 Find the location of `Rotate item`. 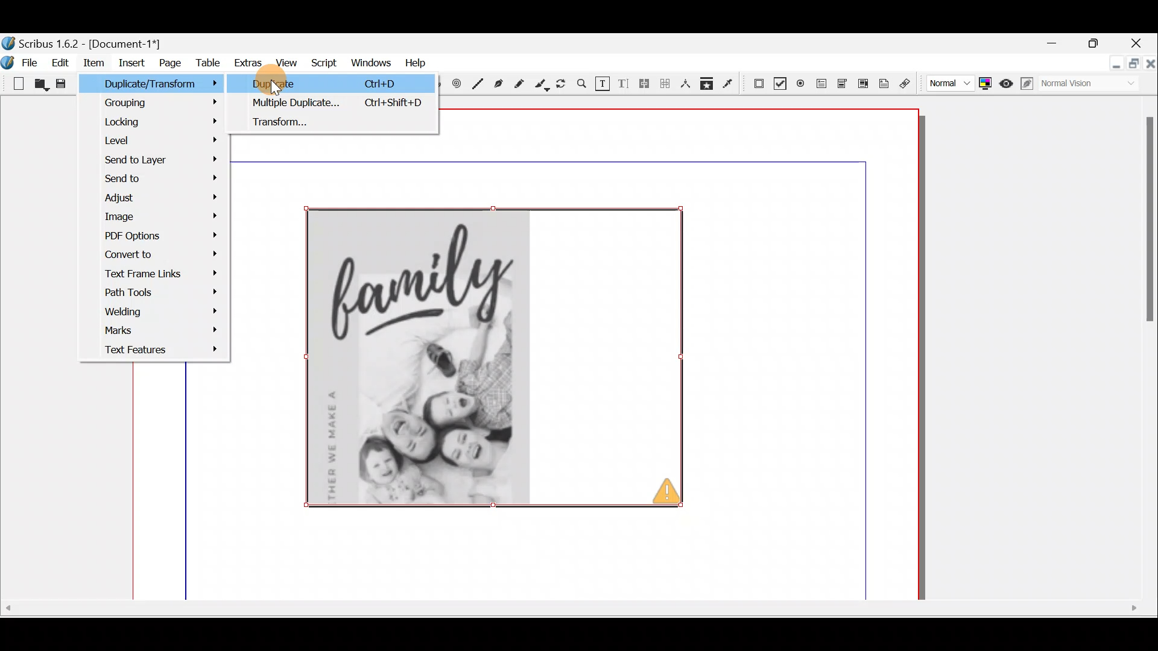

Rotate item is located at coordinates (563, 84).